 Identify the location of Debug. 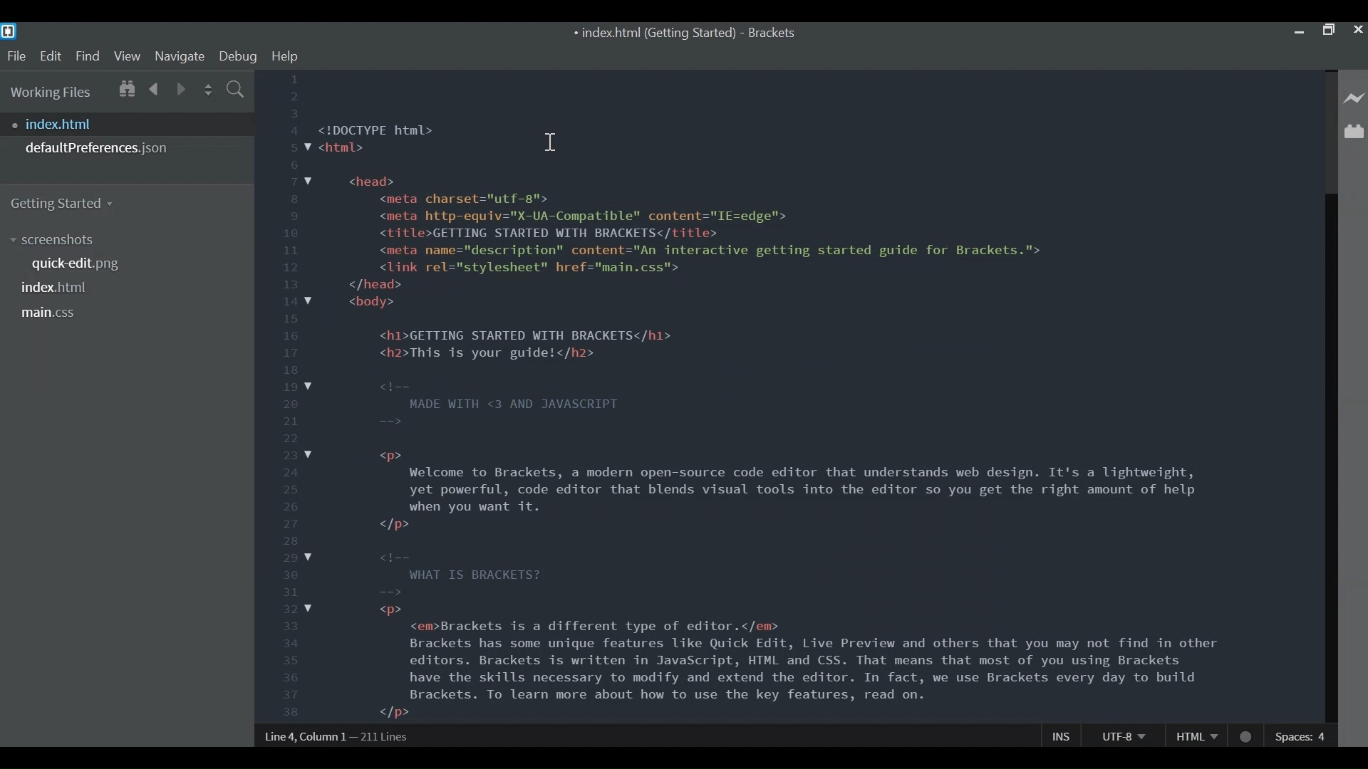
(237, 56).